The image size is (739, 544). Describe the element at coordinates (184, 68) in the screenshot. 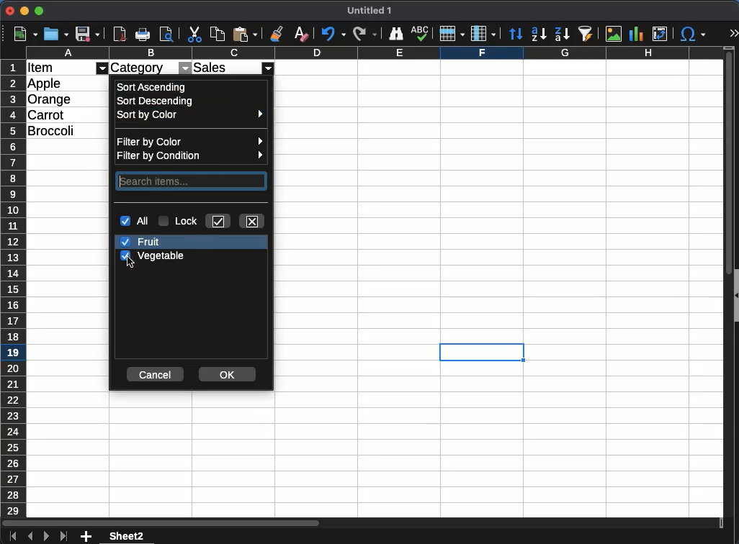

I see `fitler` at that location.